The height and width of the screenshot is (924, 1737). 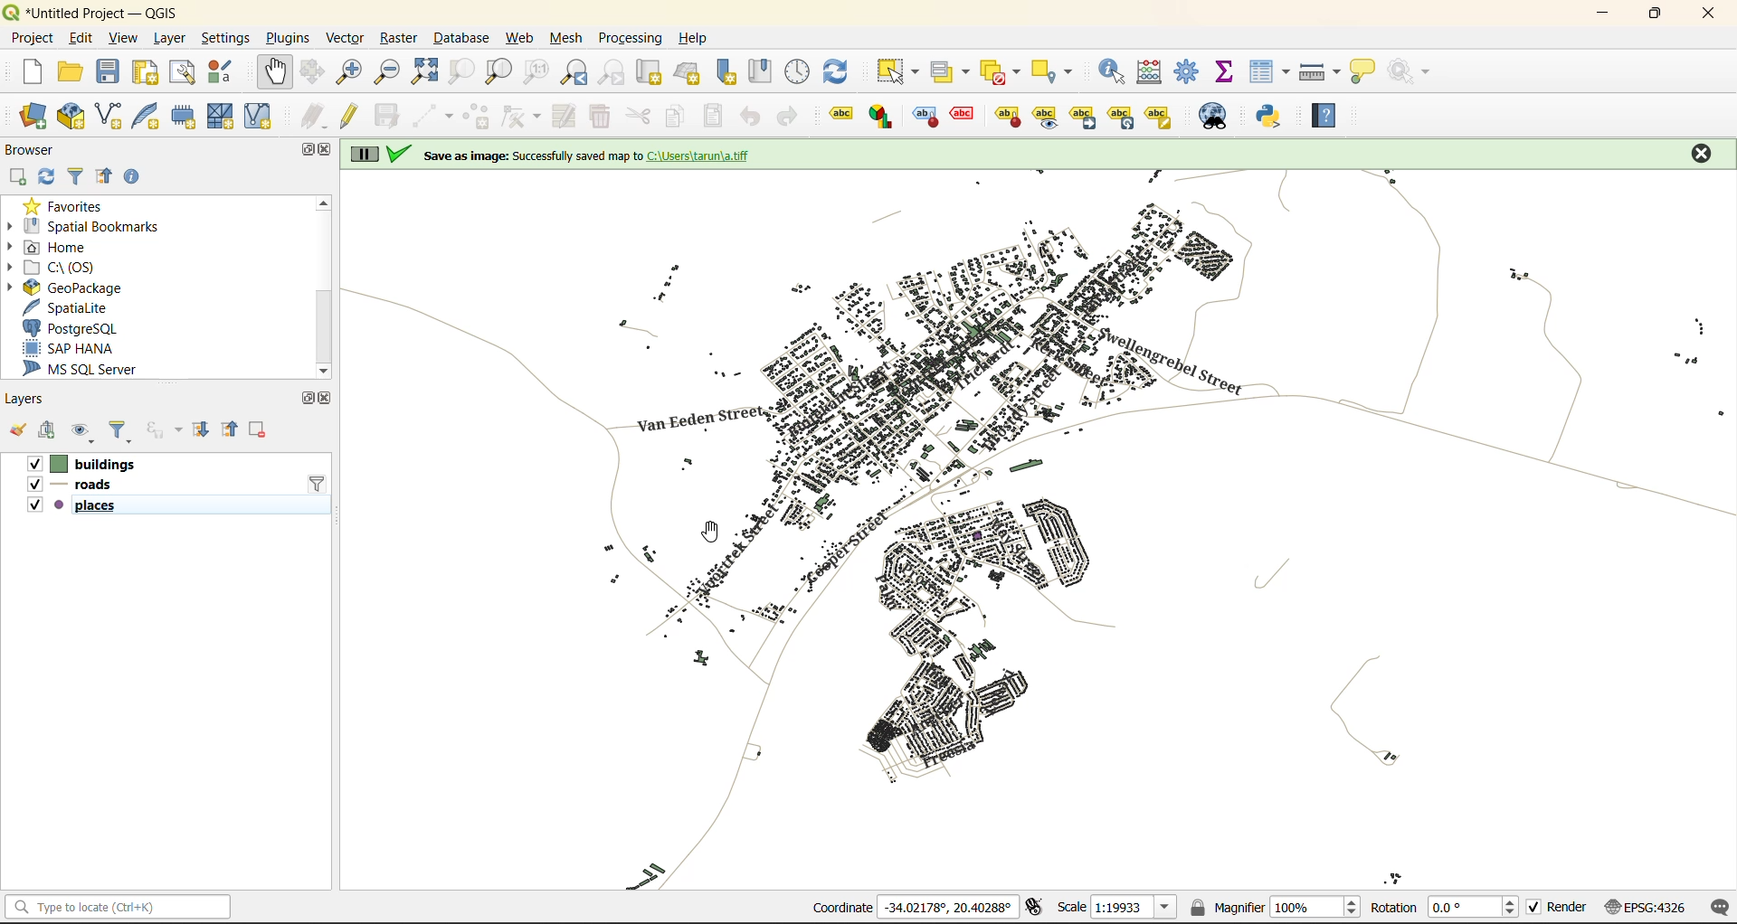 I want to click on calculator, so click(x=1153, y=72).